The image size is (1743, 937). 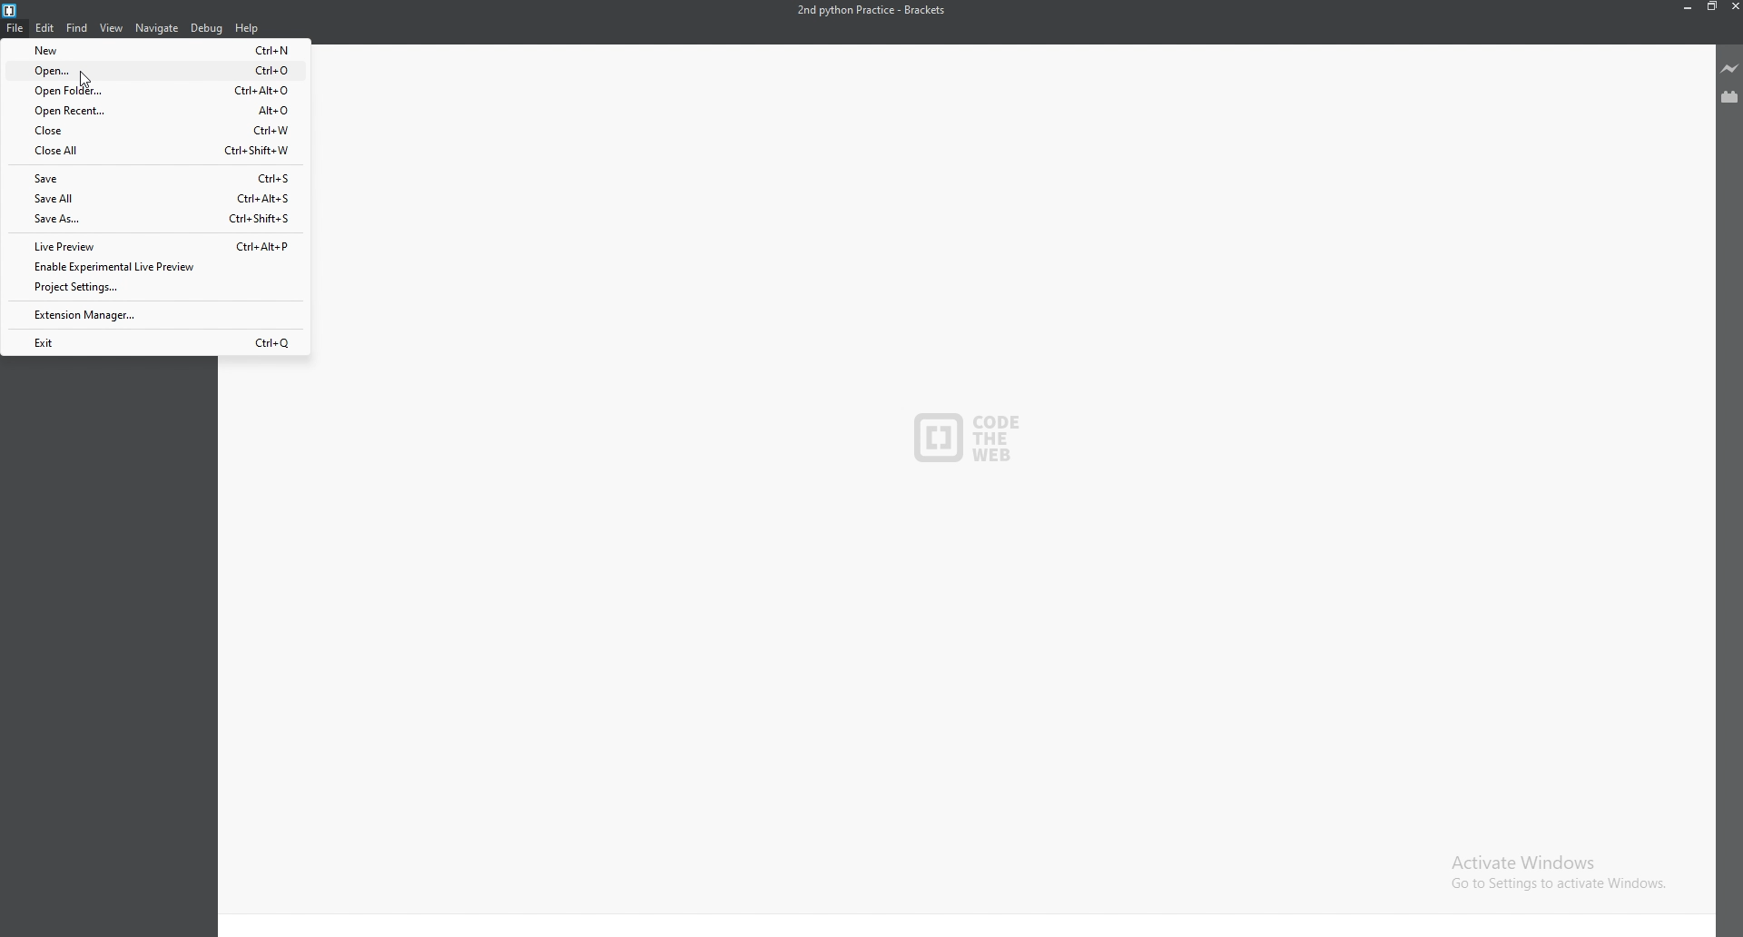 What do you see at coordinates (156, 152) in the screenshot?
I see `close all` at bounding box center [156, 152].